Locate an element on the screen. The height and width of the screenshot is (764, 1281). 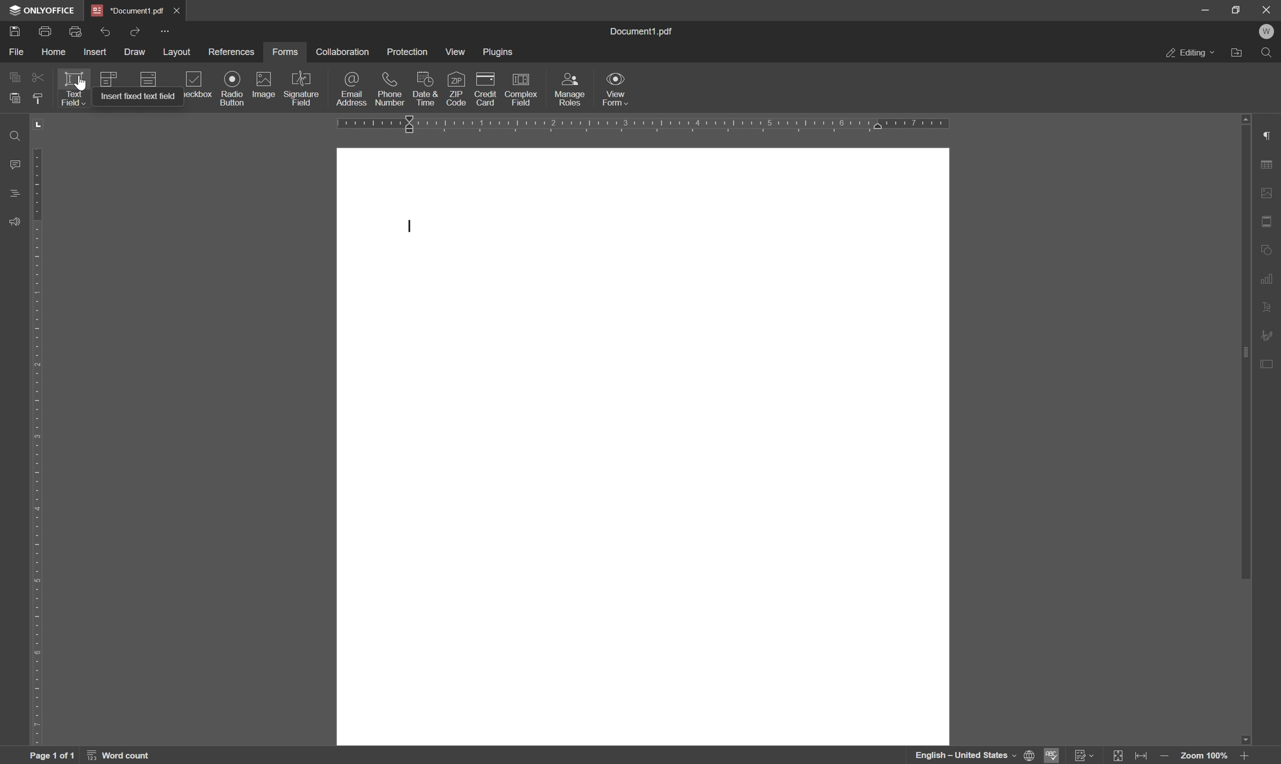
scroll bar is located at coordinates (1243, 353).